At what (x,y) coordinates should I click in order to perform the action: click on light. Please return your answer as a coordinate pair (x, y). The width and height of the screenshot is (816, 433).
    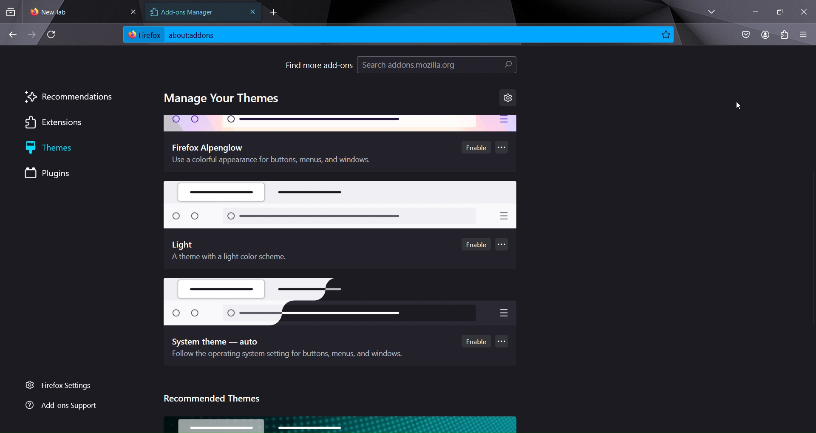
    Looking at the image, I should click on (342, 205).